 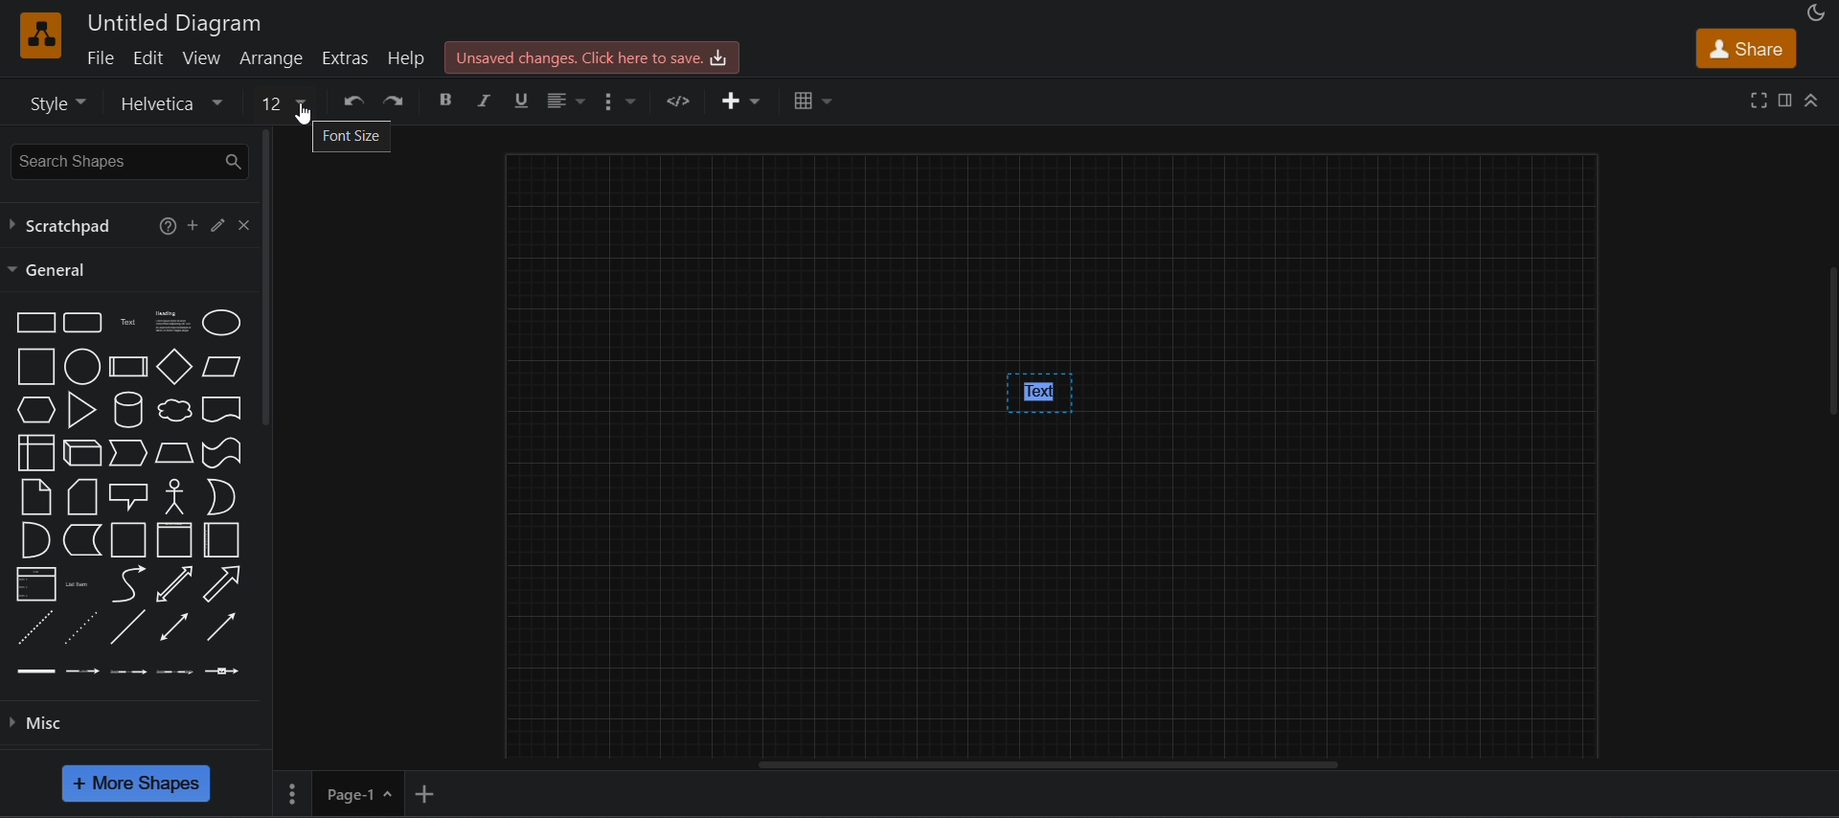 I want to click on Container, so click(x=175, y=540).